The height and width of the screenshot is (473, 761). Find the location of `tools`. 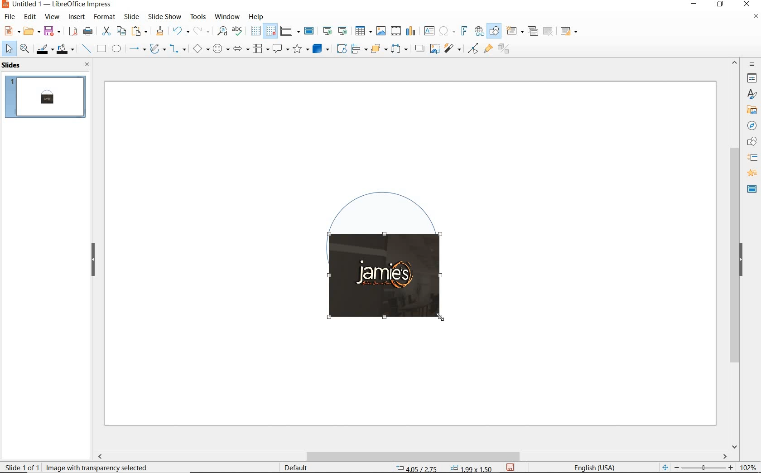

tools is located at coordinates (198, 16).